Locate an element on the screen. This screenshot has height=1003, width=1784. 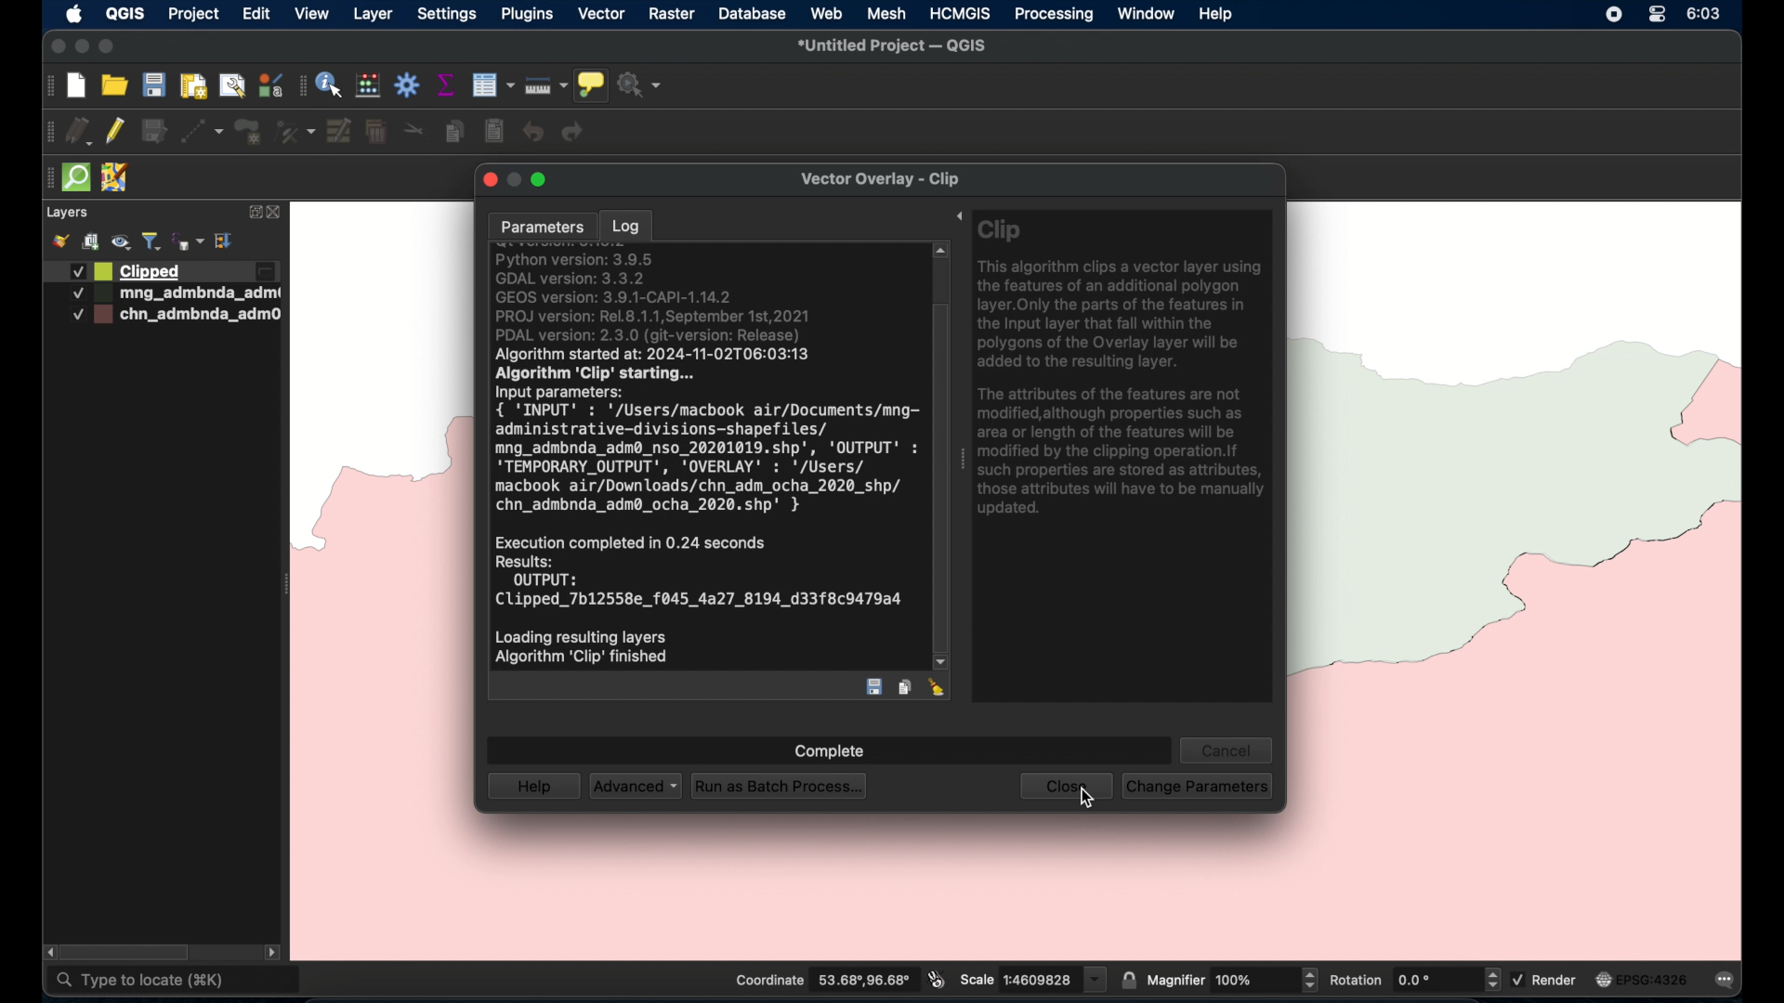
view is located at coordinates (312, 13).